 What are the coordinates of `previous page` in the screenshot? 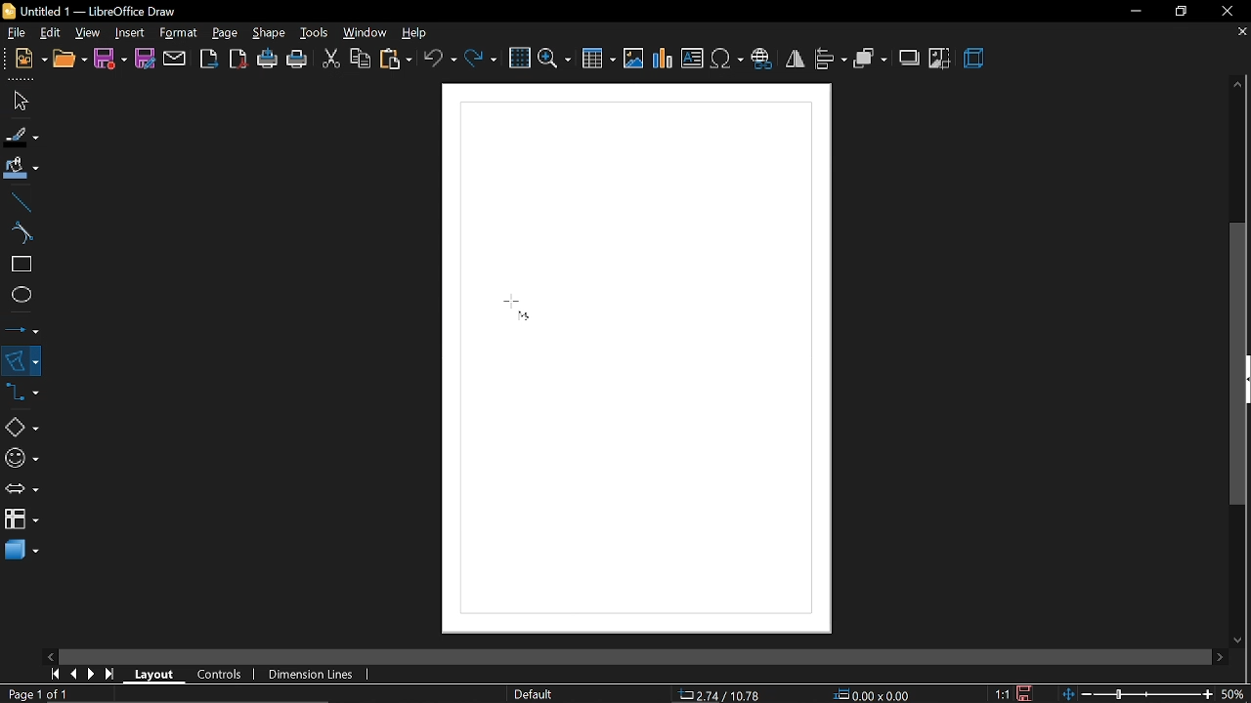 It's located at (75, 673).